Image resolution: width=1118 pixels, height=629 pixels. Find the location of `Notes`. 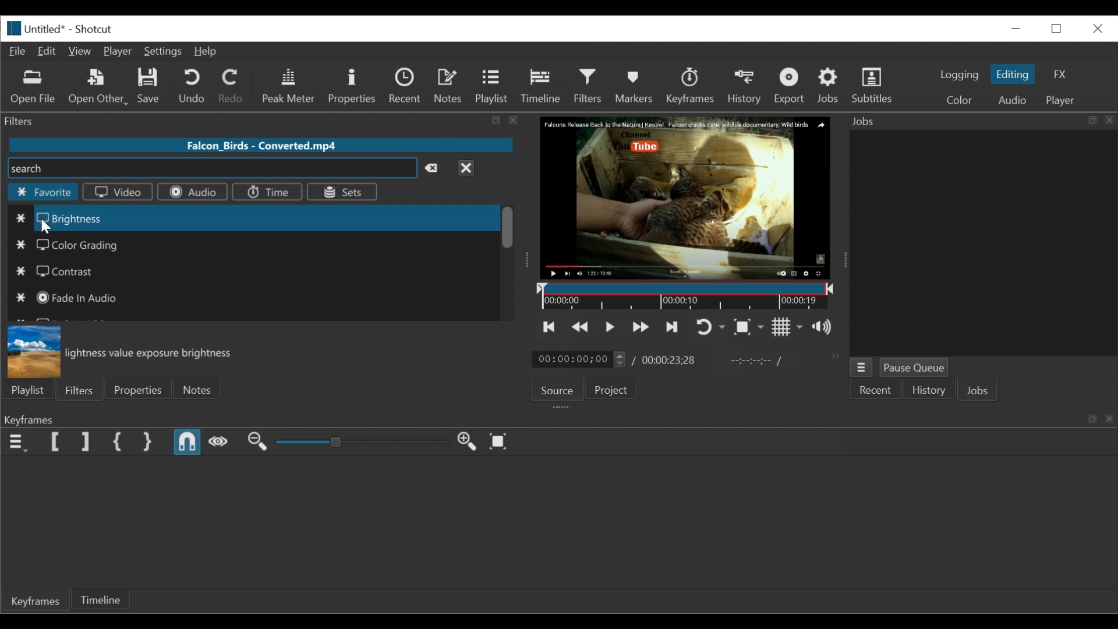

Notes is located at coordinates (449, 86).